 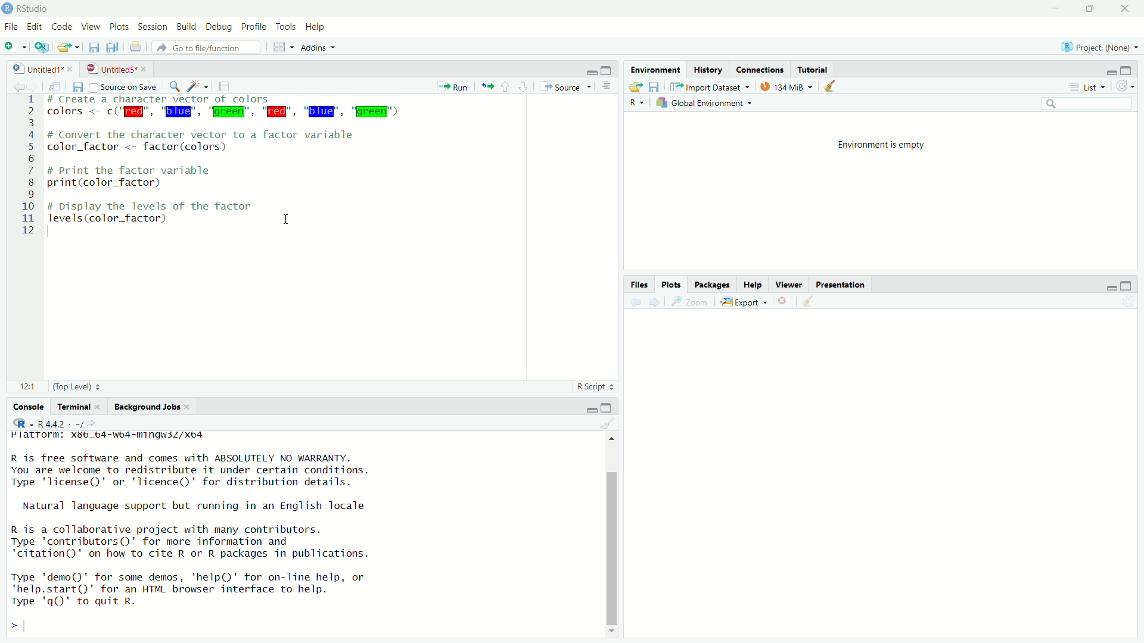 I want to click on go to next section/chunk, so click(x=524, y=88).